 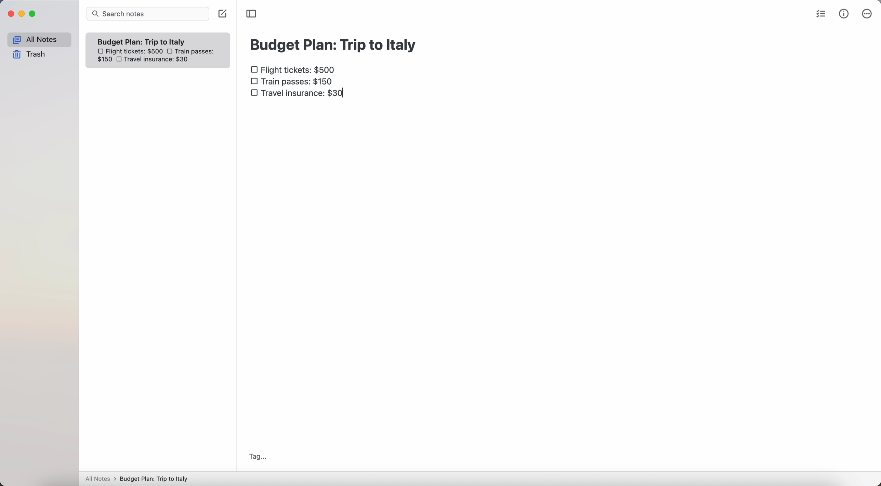 What do you see at coordinates (24, 14) in the screenshot?
I see `minimize` at bounding box center [24, 14].